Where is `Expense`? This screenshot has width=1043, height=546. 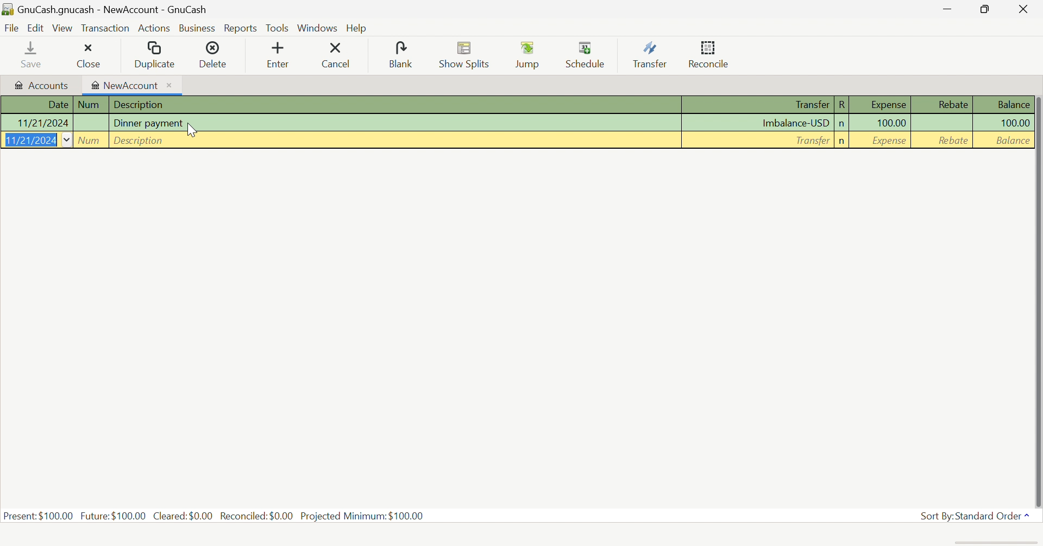
Expense is located at coordinates (888, 140).